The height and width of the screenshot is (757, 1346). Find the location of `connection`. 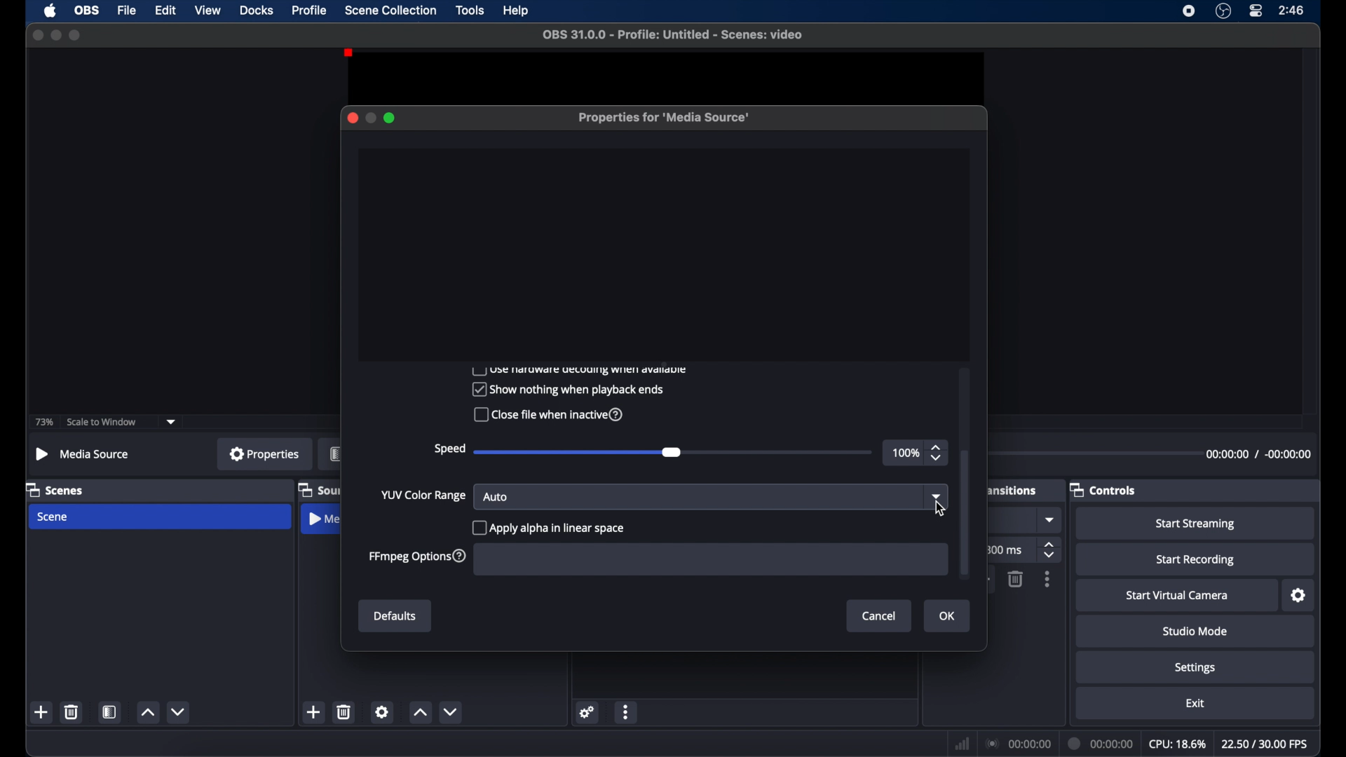

connection is located at coordinates (1018, 742).